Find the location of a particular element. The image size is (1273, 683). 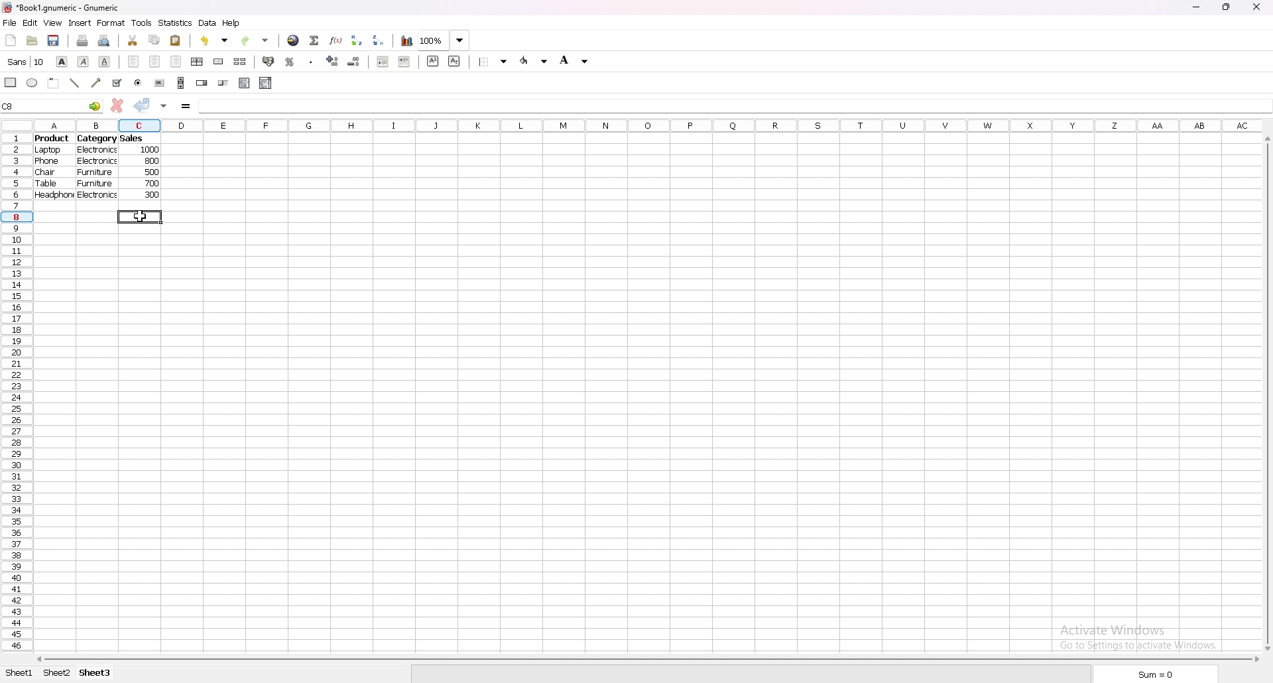

print preview is located at coordinates (105, 40).